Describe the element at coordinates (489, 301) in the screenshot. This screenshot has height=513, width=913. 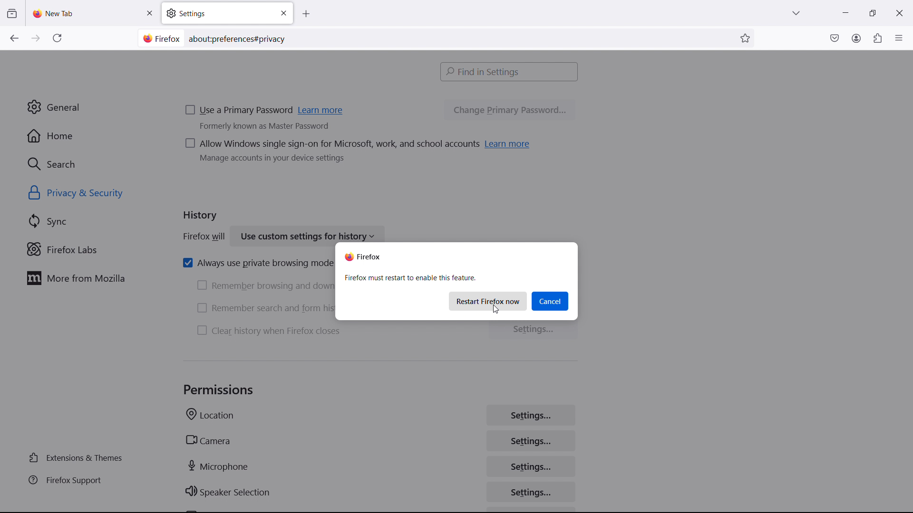
I see `restart firefox now` at that location.